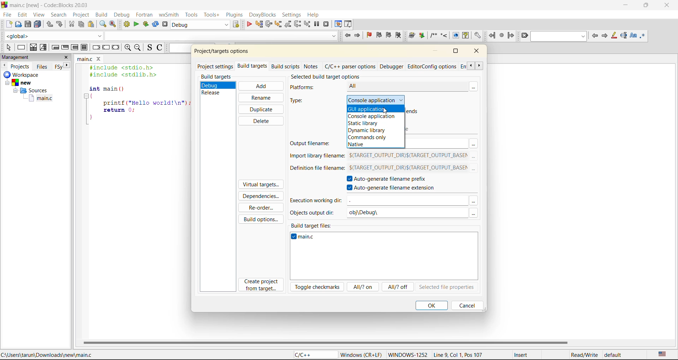 This screenshot has height=360, width=678. Describe the element at coordinates (75, 47) in the screenshot. I see `counting loop` at that location.